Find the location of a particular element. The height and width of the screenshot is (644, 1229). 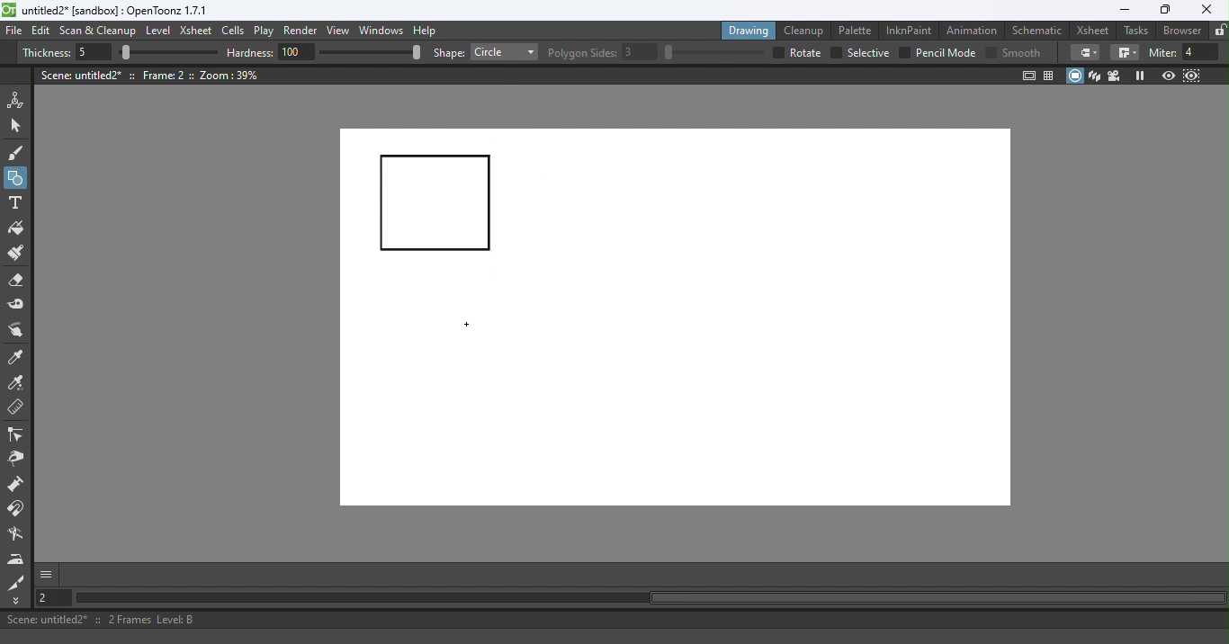

Minimize is located at coordinates (1124, 10).